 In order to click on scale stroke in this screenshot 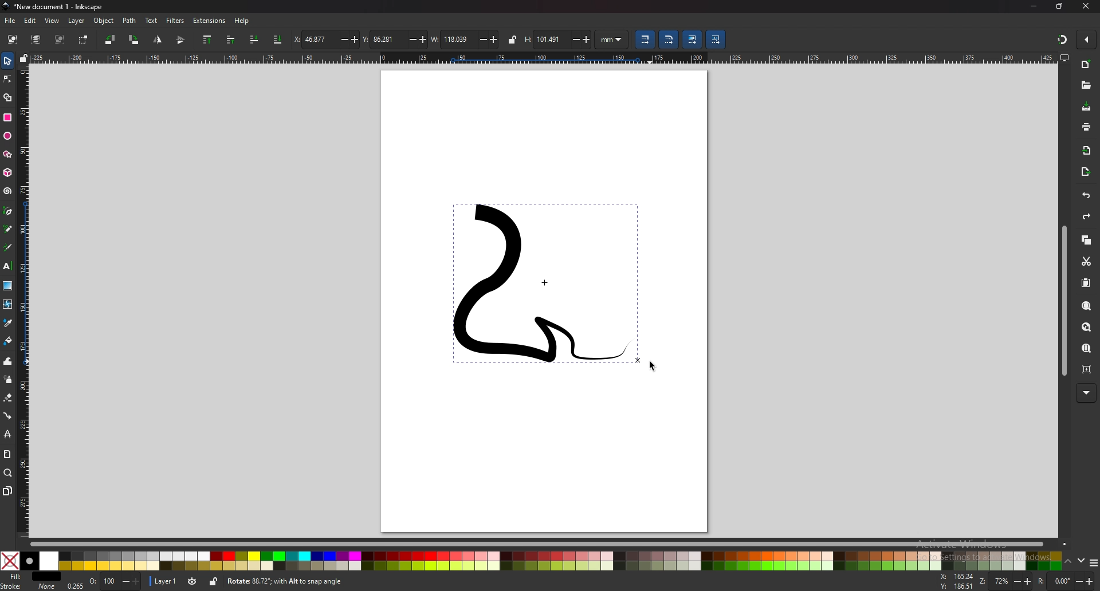, I will do `click(645, 40)`.